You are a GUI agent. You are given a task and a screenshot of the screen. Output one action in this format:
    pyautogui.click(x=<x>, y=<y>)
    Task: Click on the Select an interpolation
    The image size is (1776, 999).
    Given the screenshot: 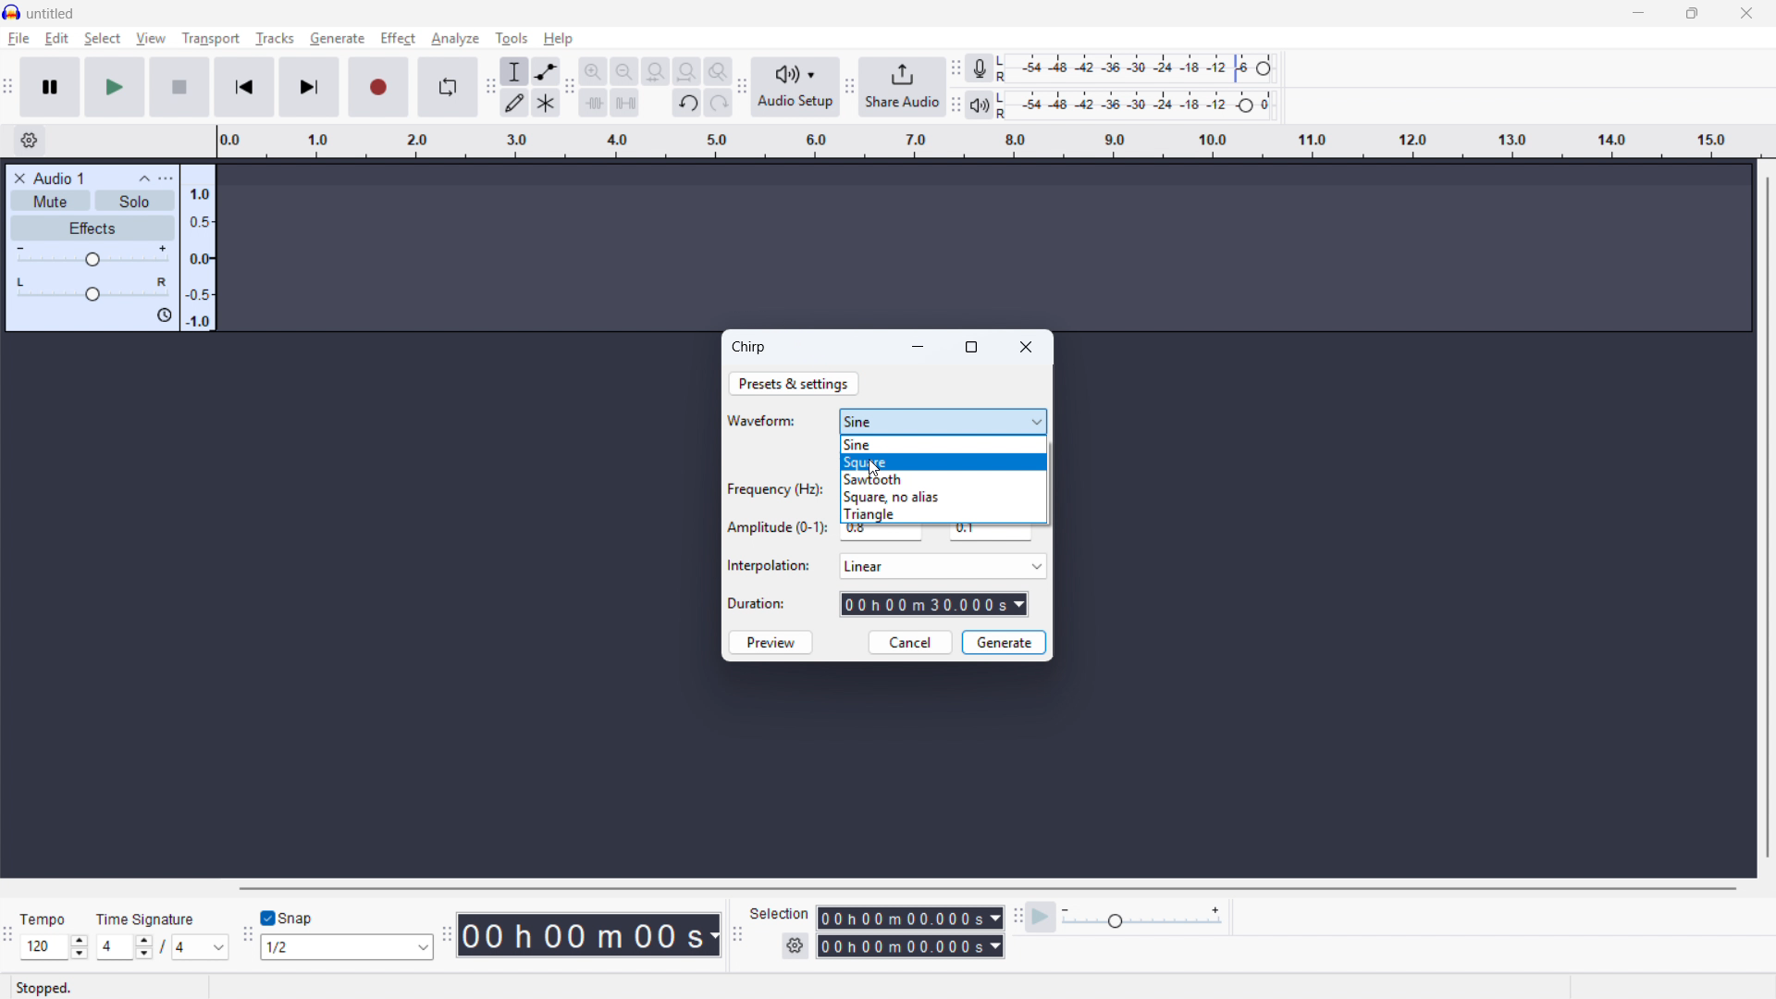 What is the action you would take?
    pyautogui.click(x=942, y=565)
    